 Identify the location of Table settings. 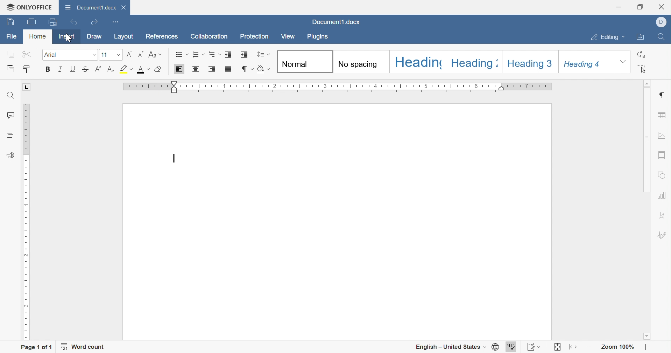
(663, 115).